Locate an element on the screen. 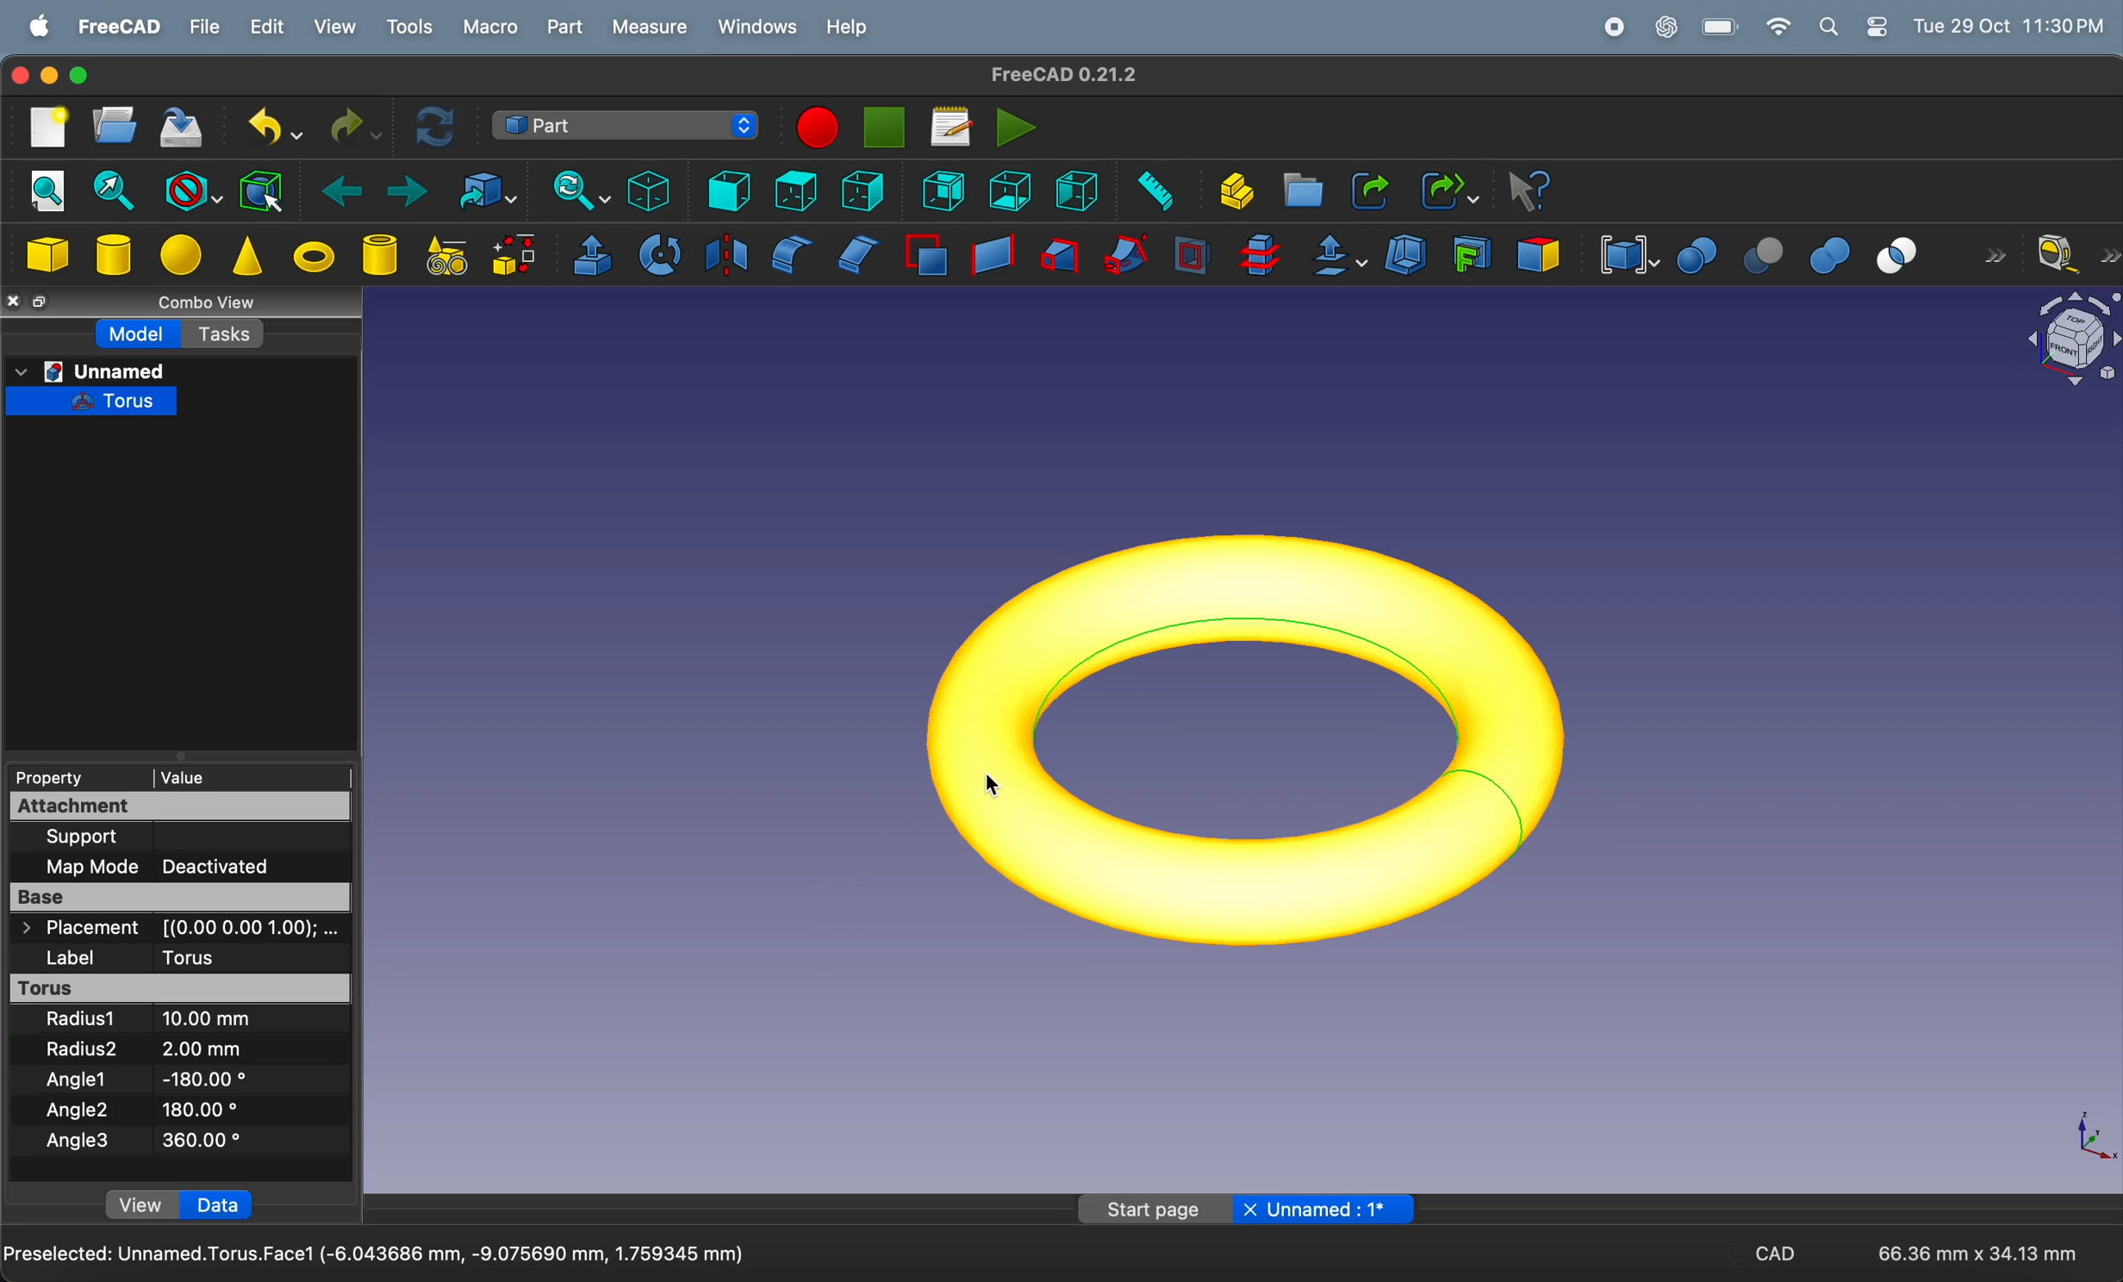 The height and width of the screenshot is (1282, 2123). apple widgets is located at coordinates (1833, 27).